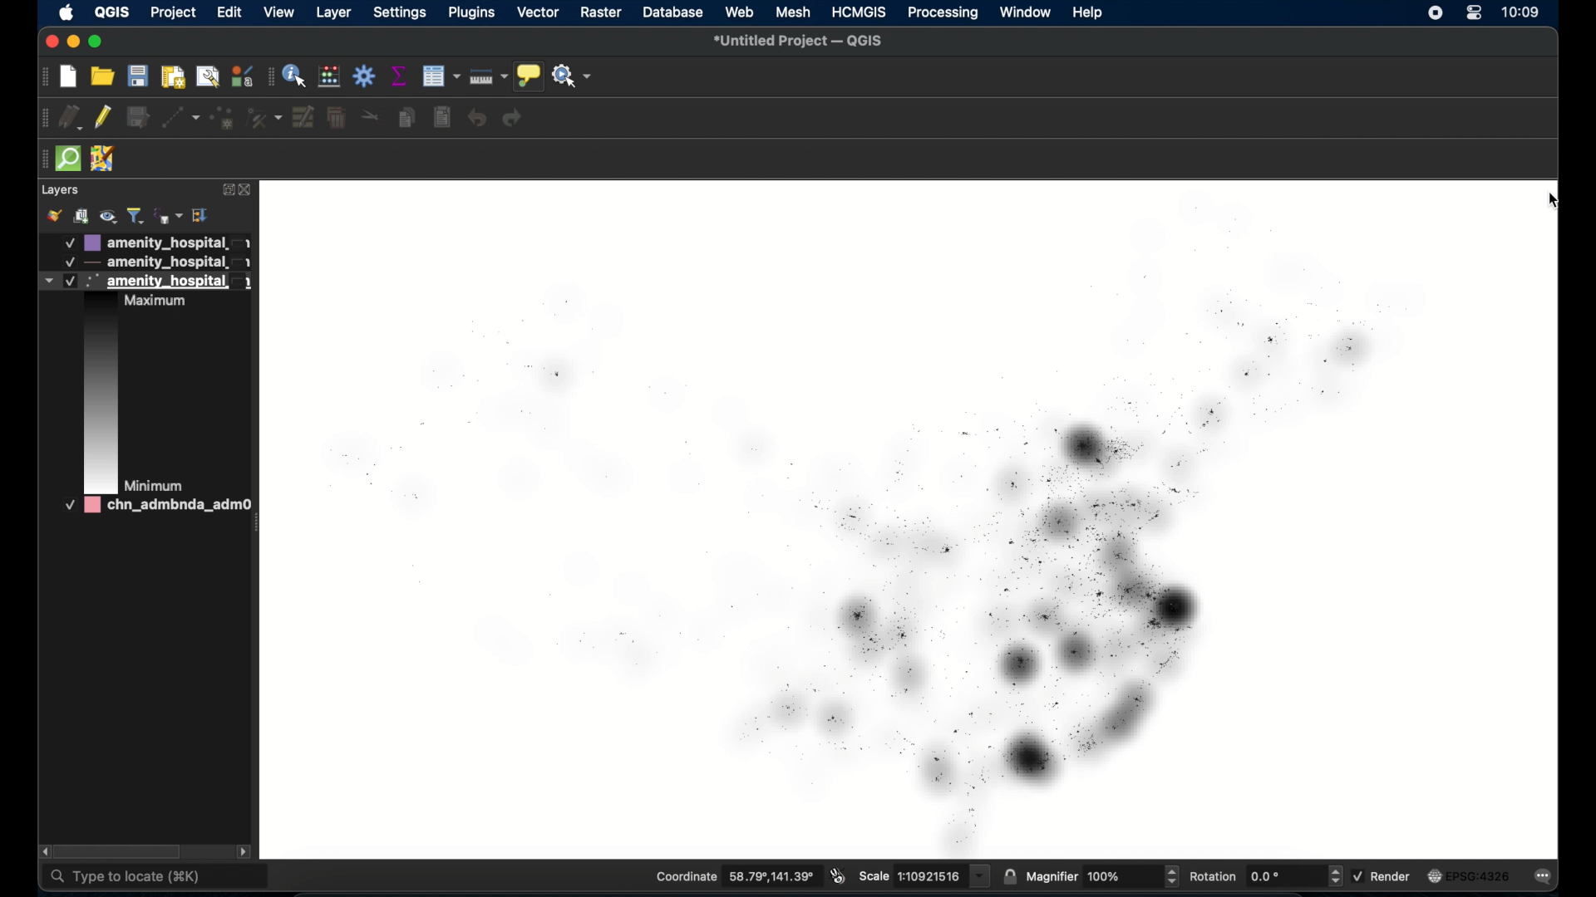  What do you see at coordinates (337, 118) in the screenshot?
I see `delete selected` at bounding box center [337, 118].